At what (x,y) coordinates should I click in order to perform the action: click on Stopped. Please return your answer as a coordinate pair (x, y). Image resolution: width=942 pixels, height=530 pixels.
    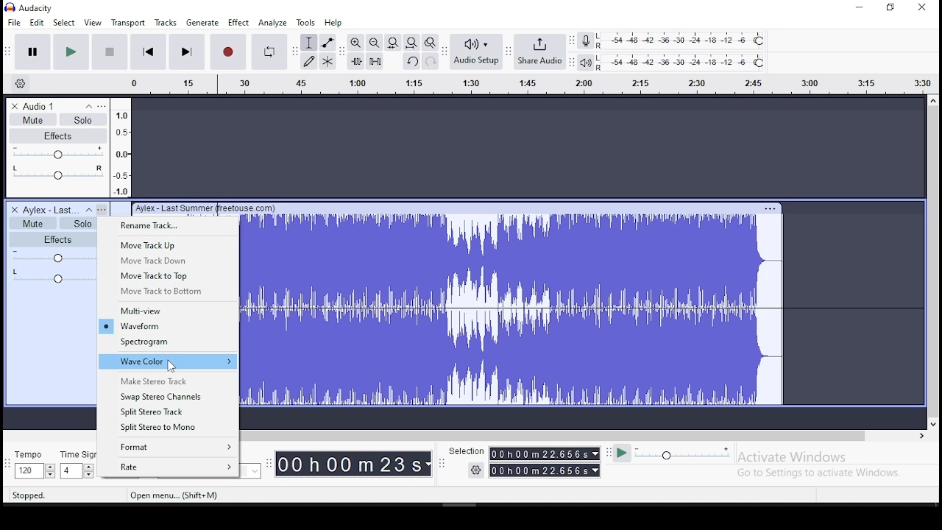
    Looking at the image, I should click on (29, 496).